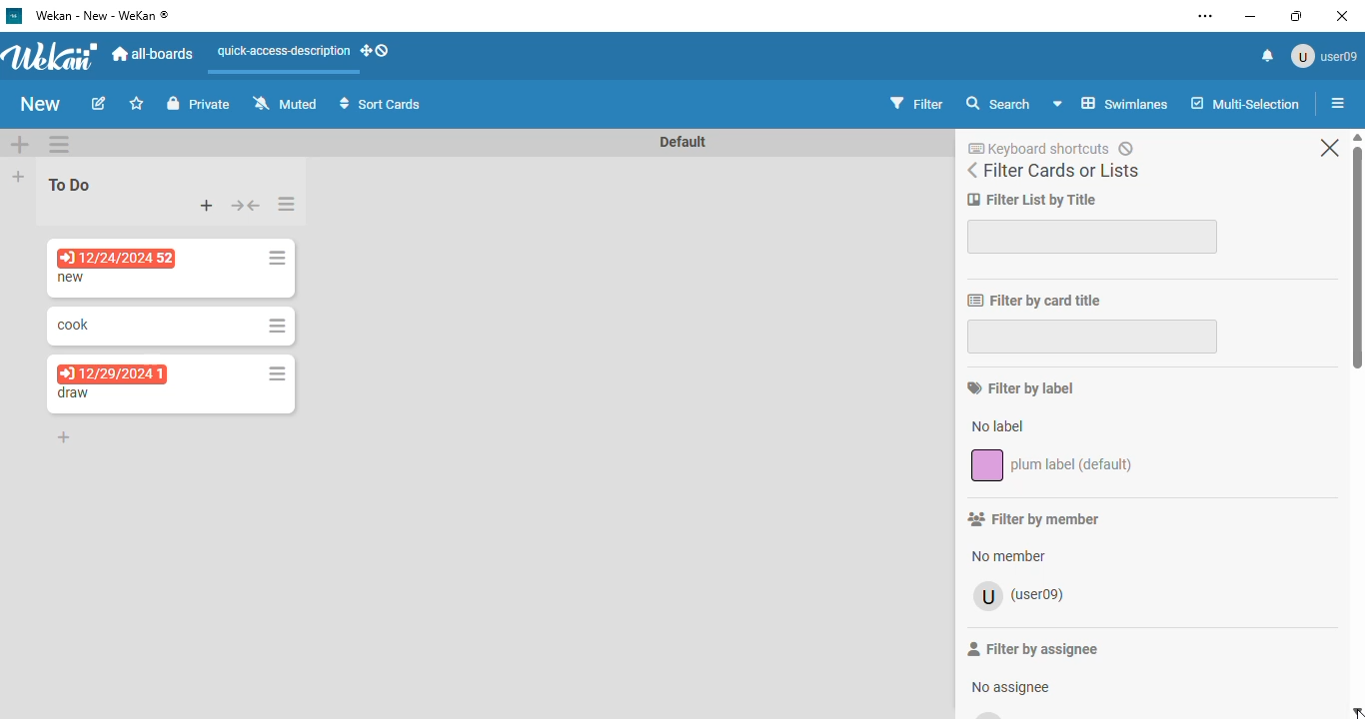 This screenshot has height=719, width=1365. Describe the element at coordinates (917, 104) in the screenshot. I see `filter` at that location.